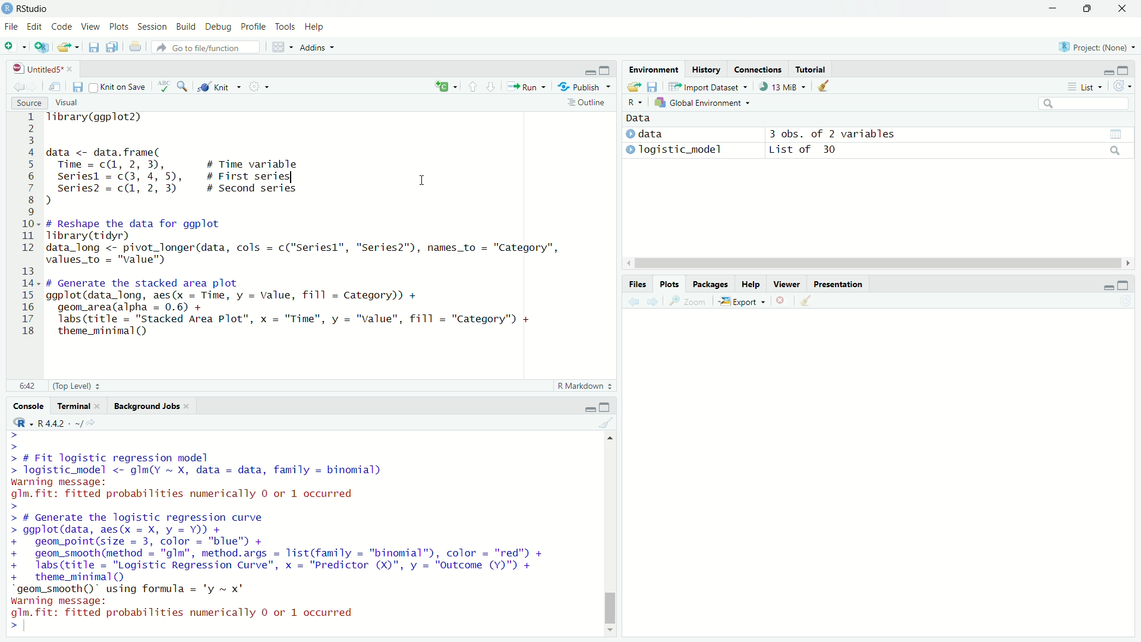 This screenshot has height=642, width=1141. Describe the element at coordinates (30, 8) in the screenshot. I see `RStudio` at that location.